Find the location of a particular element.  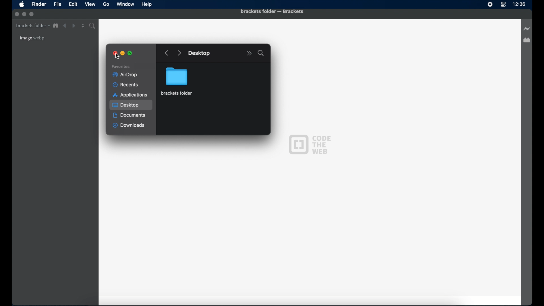

Finder is located at coordinates (39, 4).